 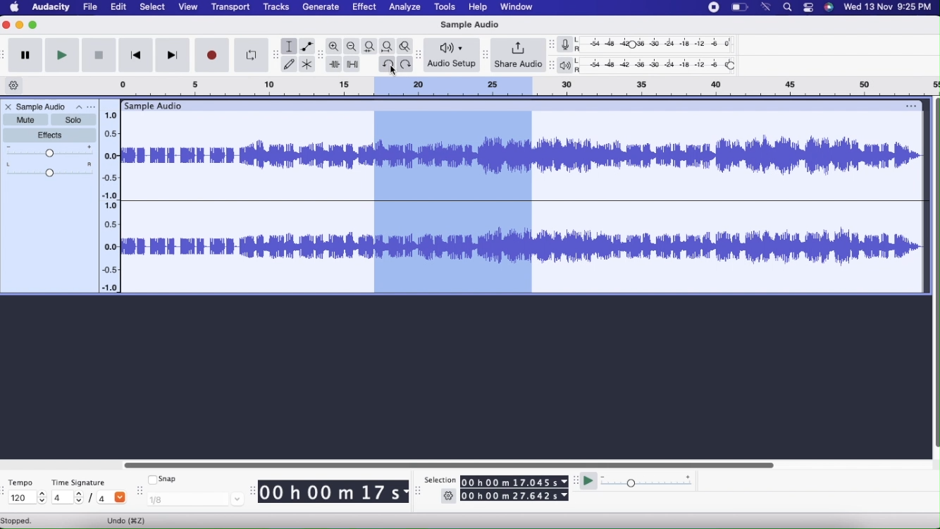 What do you see at coordinates (290, 65) in the screenshot?
I see `Draw tool` at bounding box center [290, 65].